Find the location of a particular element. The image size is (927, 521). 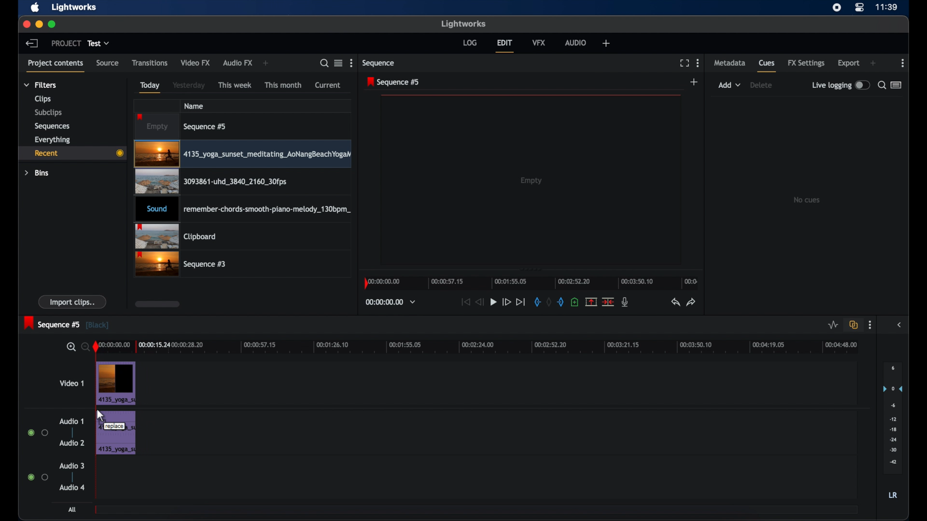

live logging is located at coordinates (841, 84).